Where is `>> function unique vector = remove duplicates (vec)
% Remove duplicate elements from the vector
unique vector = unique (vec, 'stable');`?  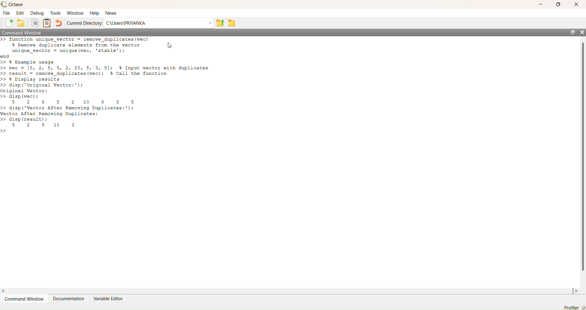 >> function unique vector = remove duplicates (vec)
% Remove duplicate elements from the vector
unique vector = unique (vec, 'stable'); is located at coordinates (76, 45).